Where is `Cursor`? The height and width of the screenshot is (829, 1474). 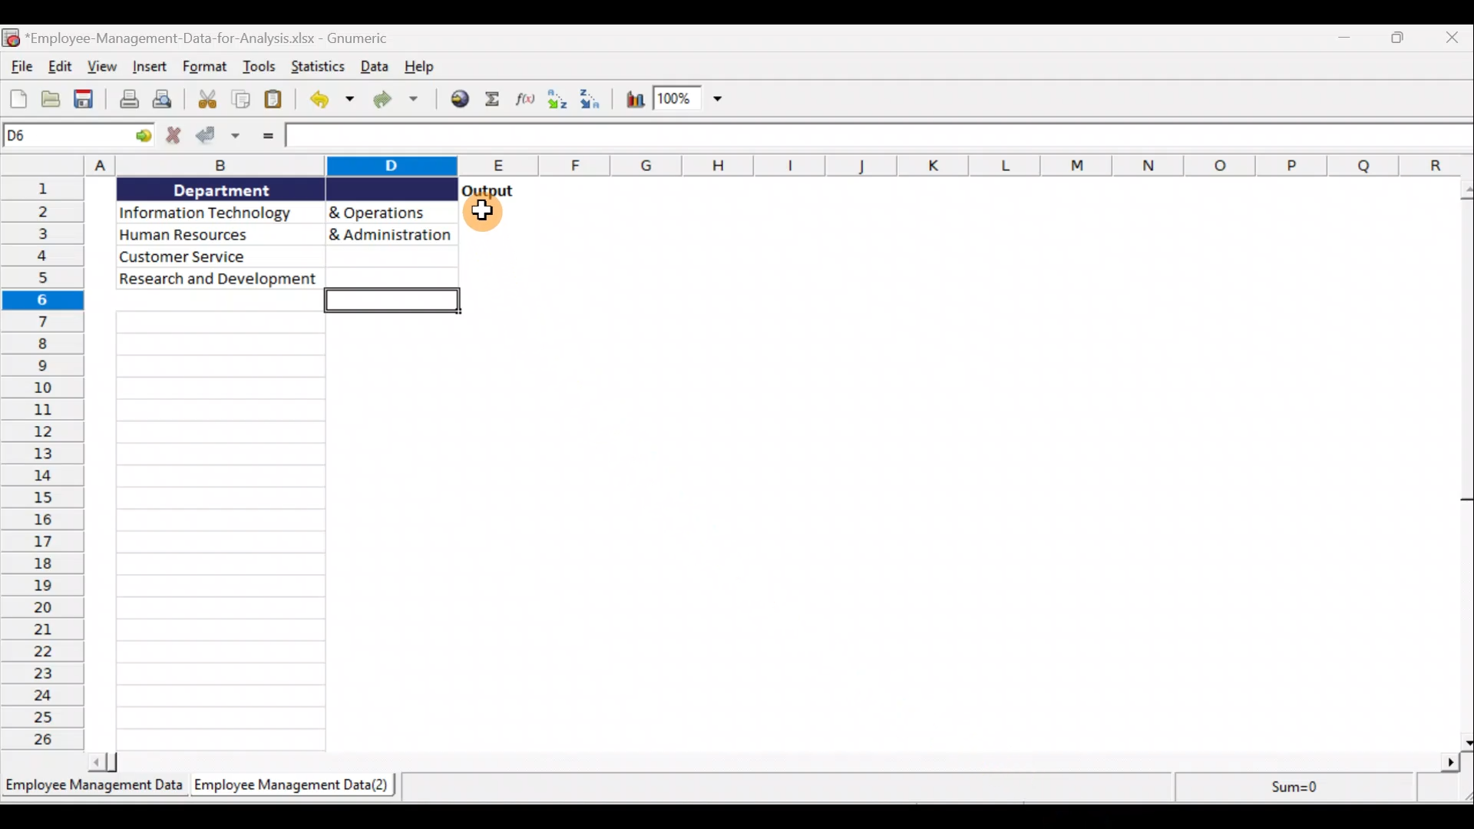
Cursor is located at coordinates (486, 214).